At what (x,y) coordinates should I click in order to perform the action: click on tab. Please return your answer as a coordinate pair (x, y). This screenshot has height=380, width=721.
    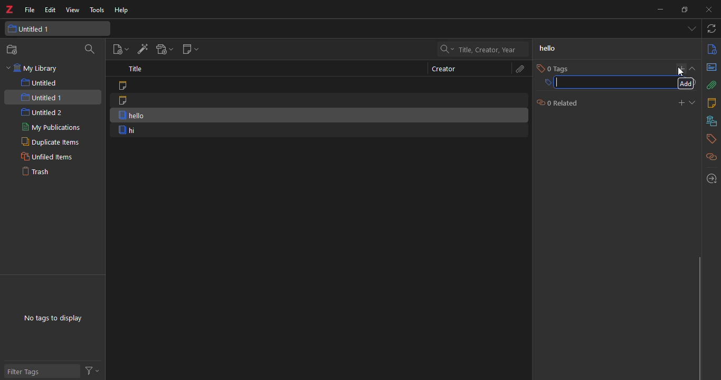
    Looking at the image, I should click on (689, 30).